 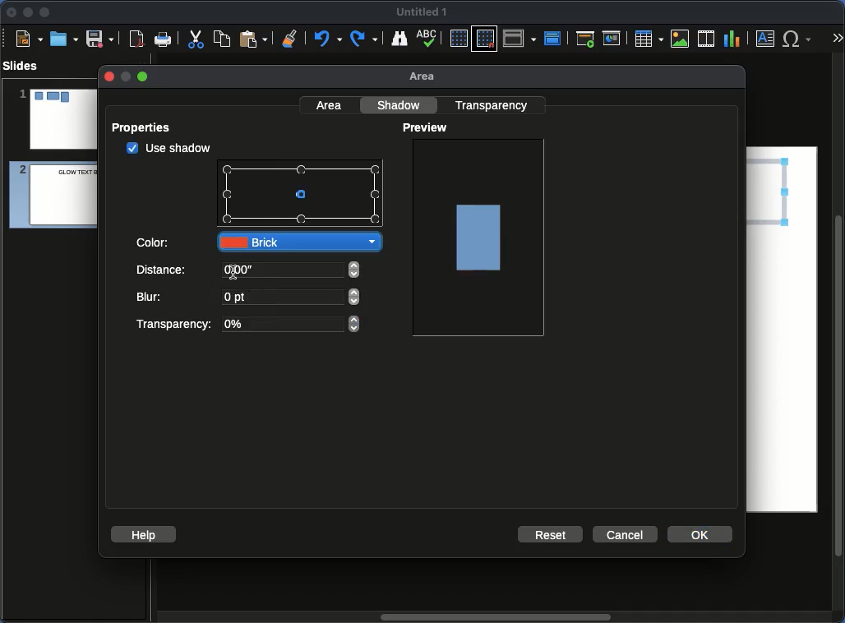 I want to click on Master slide, so click(x=555, y=38).